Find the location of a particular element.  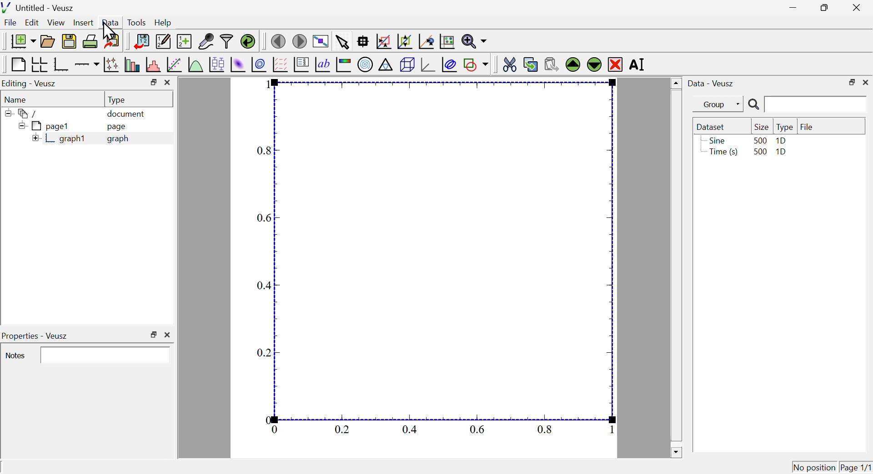

folder is located at coordinates (25, 113).